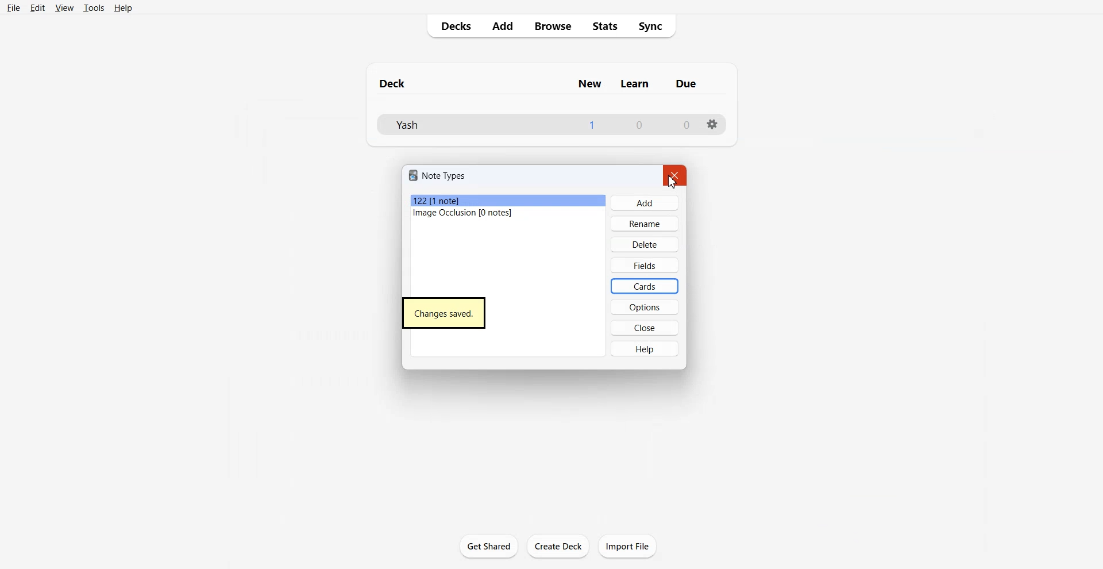 Image resolution: width=1103 pixels, height=569 pixels. I want to click on Sync, so click(654, 26).